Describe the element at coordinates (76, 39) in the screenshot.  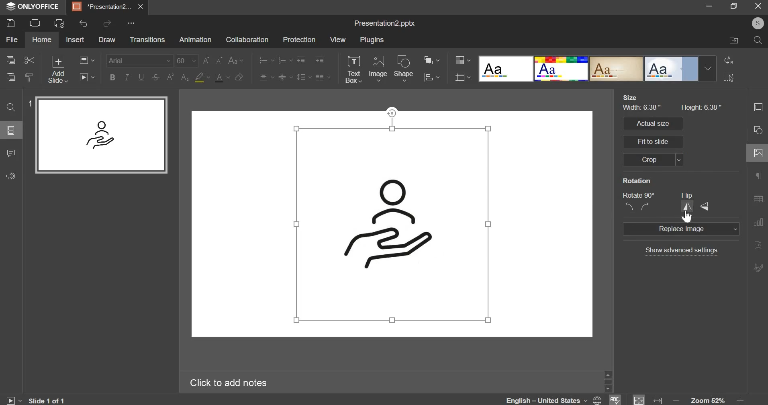
I see `insert` at that location.